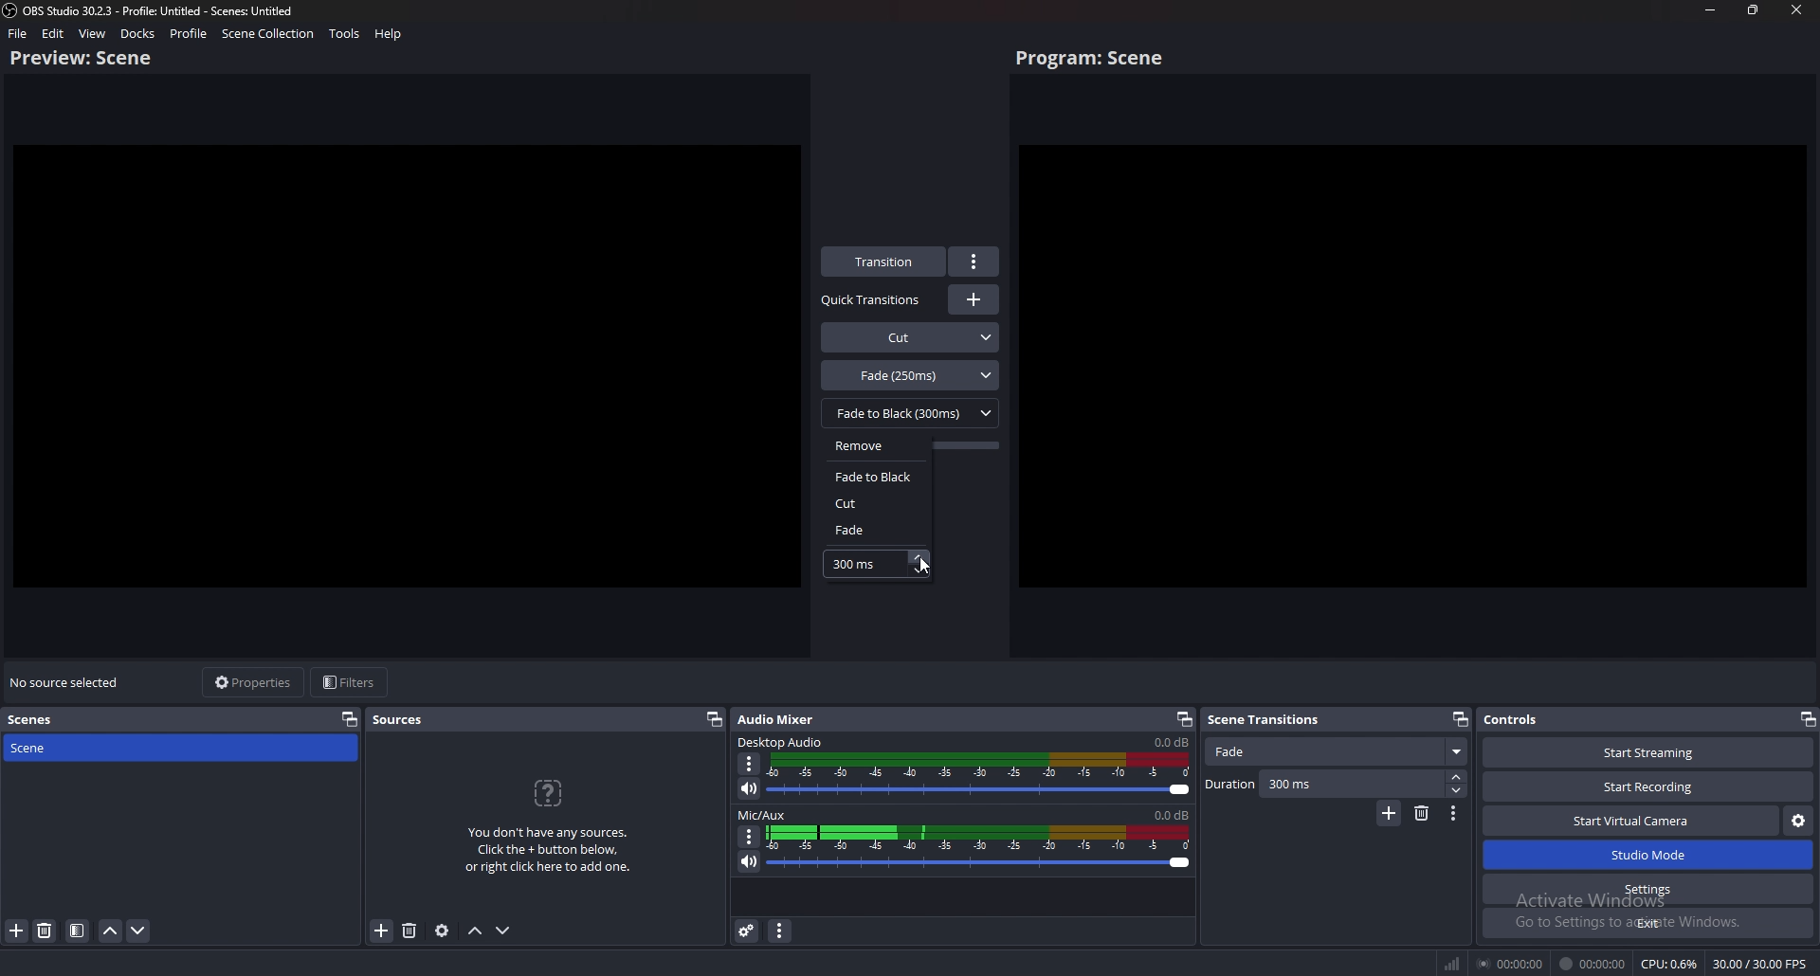 The image size is (1820, 976). What do you see at coordinates (1631, 821) in the screenshot?
I see `Start virtual camera` at bounding box center [1631, 821].